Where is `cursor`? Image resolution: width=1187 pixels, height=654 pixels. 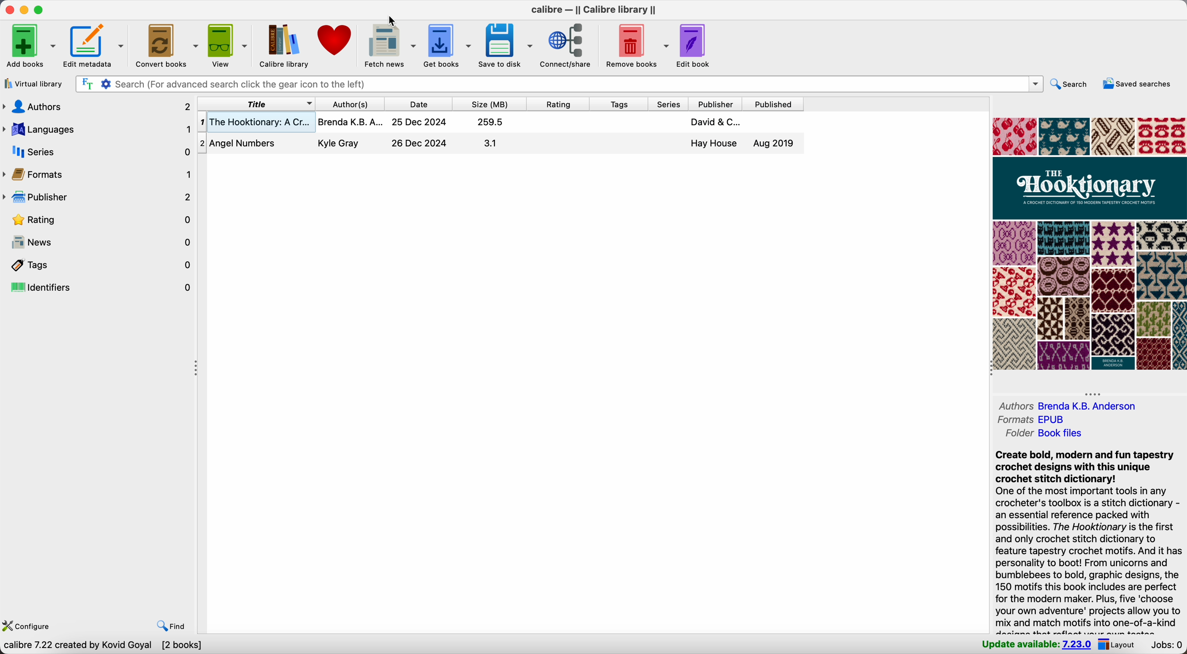 cursor is located at coordinates (393, 23).